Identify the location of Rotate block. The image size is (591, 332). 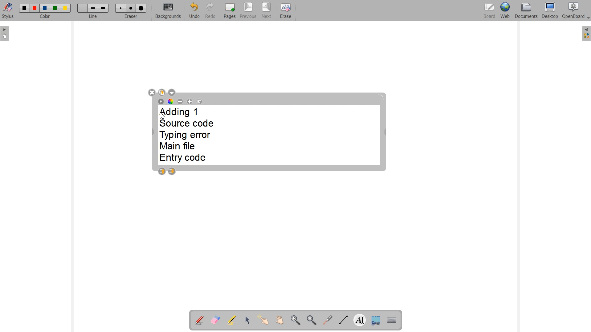
(381, 97).